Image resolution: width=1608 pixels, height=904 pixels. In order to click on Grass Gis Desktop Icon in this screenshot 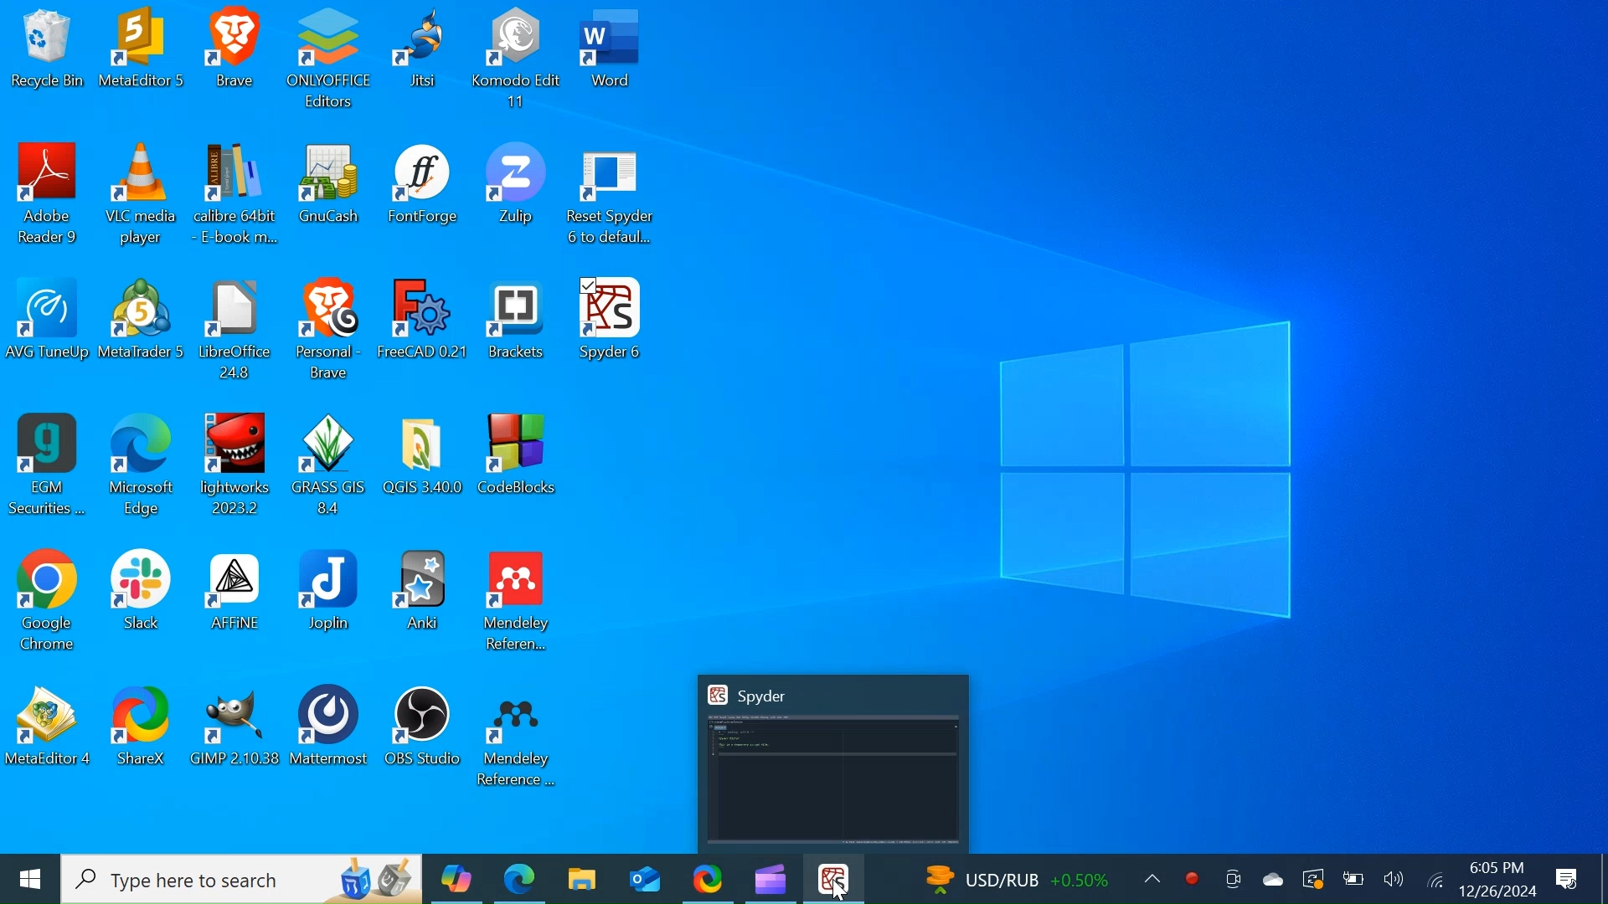, I will do `click(333, 470)`.